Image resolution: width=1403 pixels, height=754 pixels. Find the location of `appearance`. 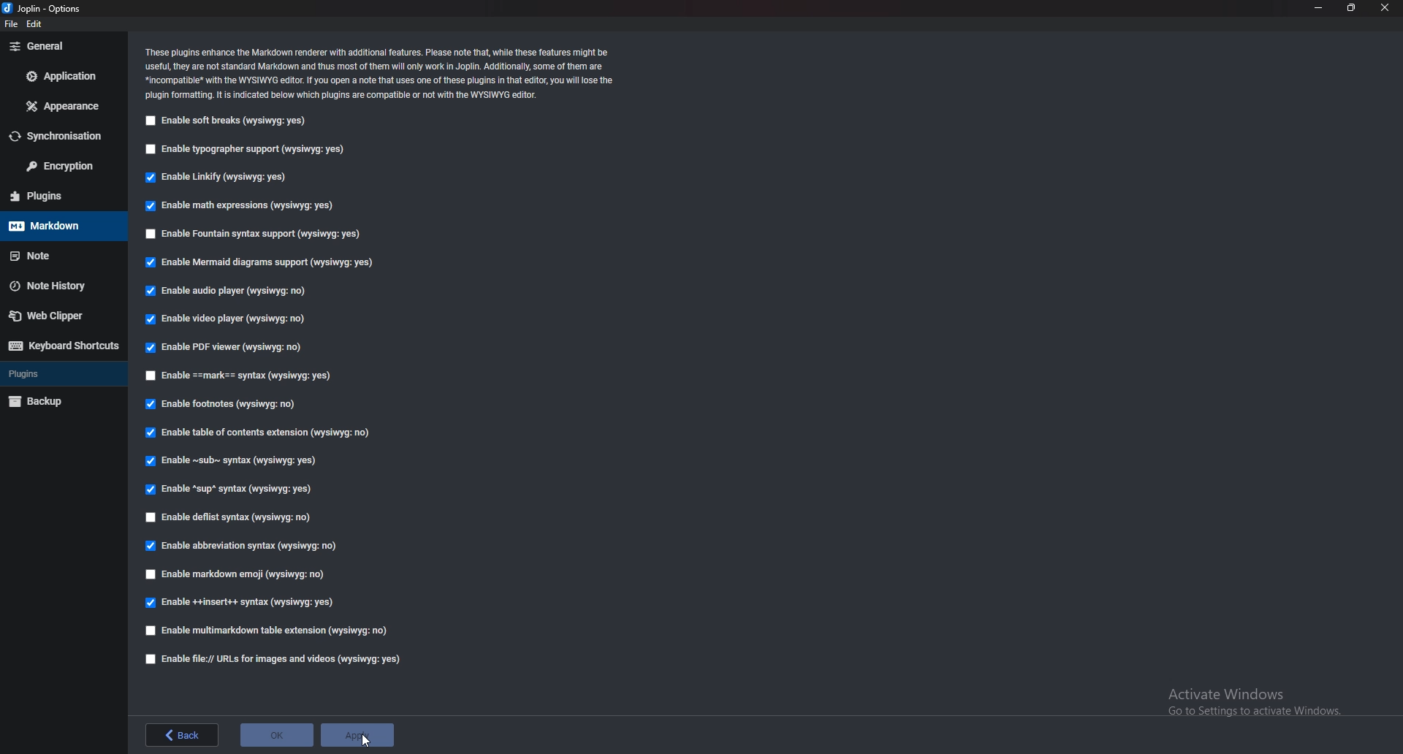

appearance is located at coordinates (66, 108).